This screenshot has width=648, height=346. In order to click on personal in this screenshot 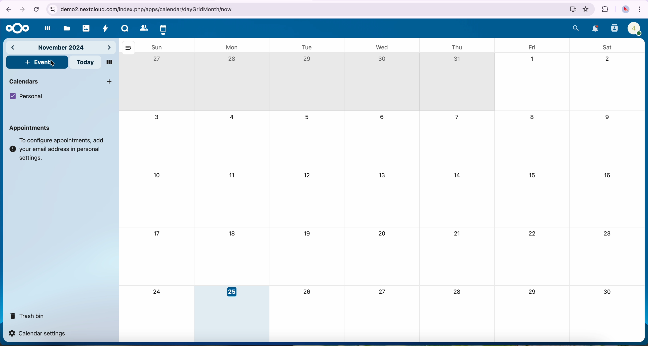, I will do `click(26, 96)`.